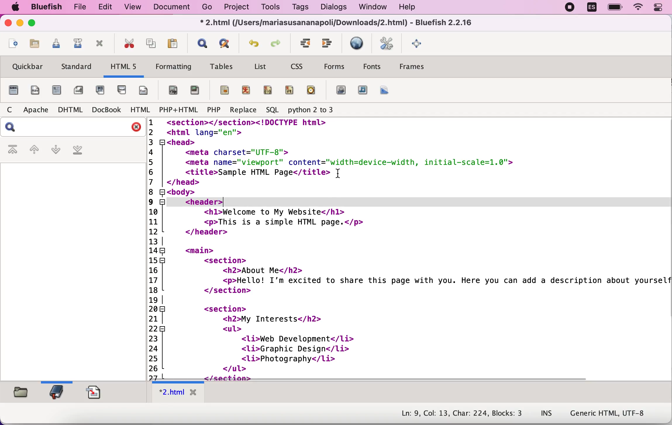 The height and width of the screenshot is (425, 672). Describe the element at coordinates (593, 7) in the screenshot. I see `language` at that location.